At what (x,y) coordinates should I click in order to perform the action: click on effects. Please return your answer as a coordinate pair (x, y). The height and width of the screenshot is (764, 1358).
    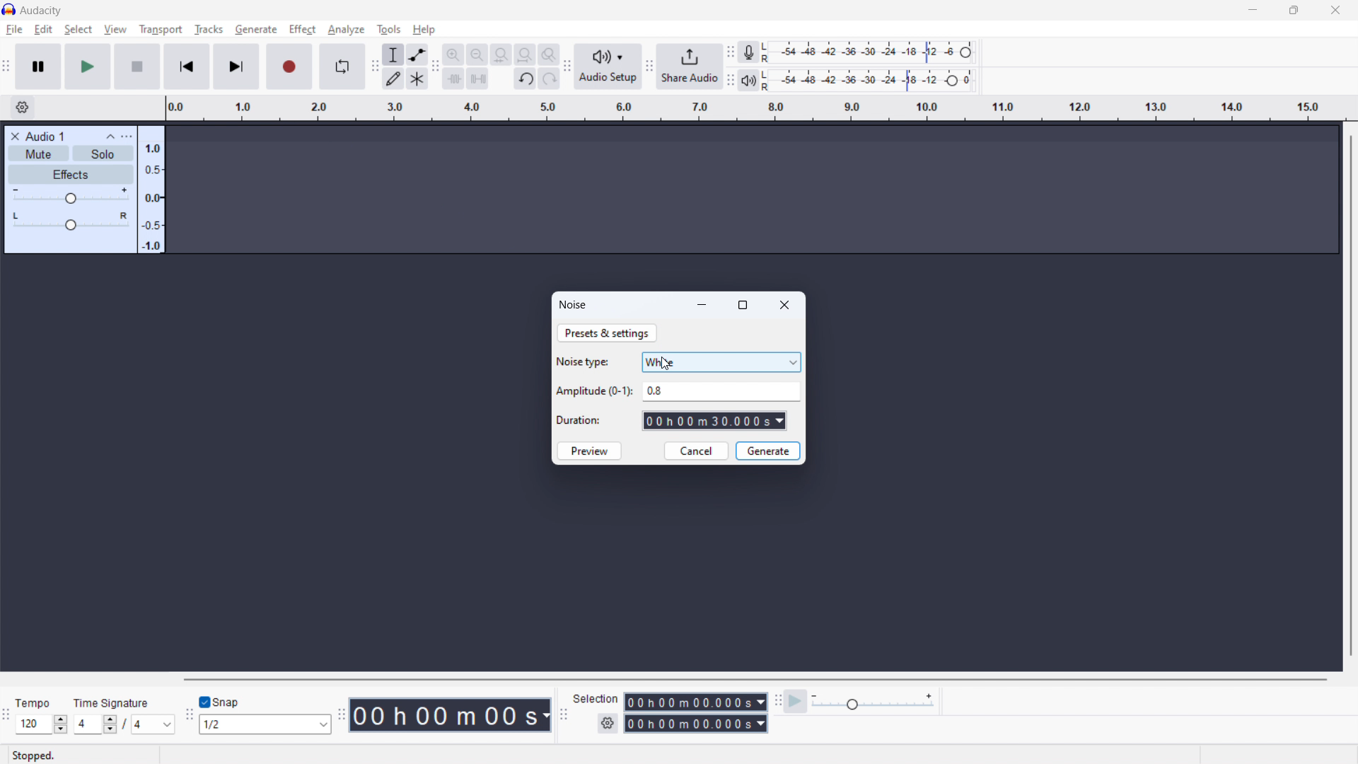
    Looking at the image, I should click on (70, 173).